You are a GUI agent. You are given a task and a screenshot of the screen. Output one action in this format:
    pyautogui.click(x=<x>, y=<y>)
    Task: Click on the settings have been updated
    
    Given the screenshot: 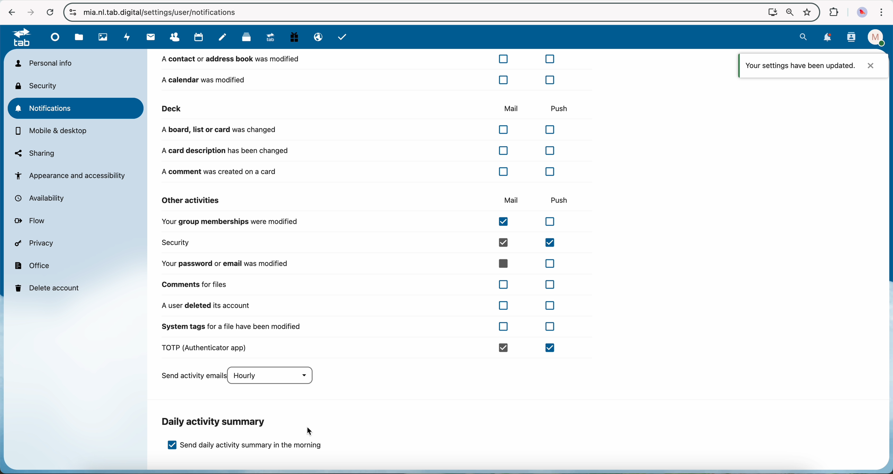 What is the action you would take?
    pyautogui.click(x=814, y=65)
    